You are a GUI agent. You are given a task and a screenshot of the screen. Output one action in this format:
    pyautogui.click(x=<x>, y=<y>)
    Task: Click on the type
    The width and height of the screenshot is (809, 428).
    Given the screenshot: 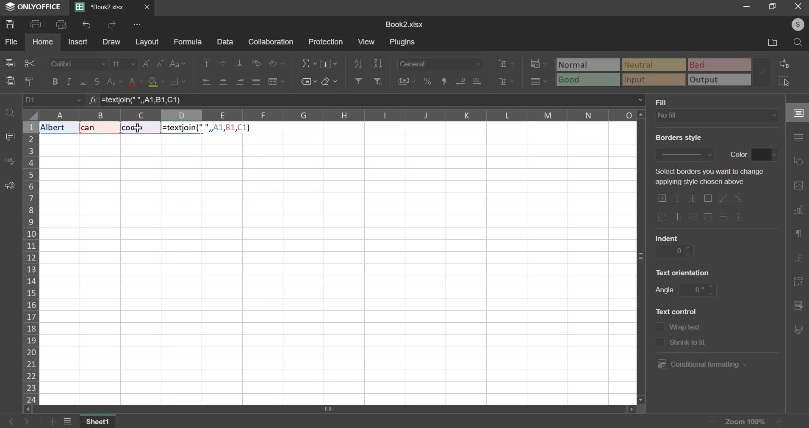 What is the action you would take?
    pyautogui.click(x=664, y=72)
    